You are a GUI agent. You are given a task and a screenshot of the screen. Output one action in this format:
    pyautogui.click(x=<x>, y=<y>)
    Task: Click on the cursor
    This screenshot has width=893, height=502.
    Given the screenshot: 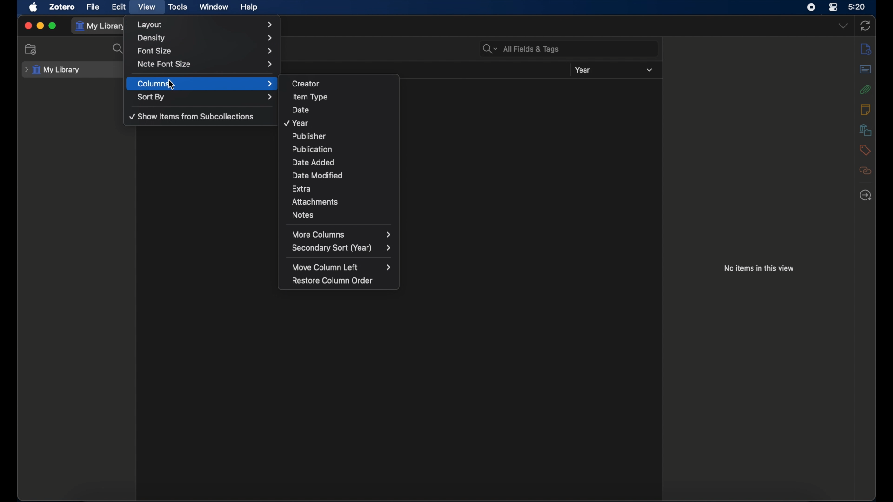 What is the action you would take?
    pyautogui.click(x=171, y=86)
    